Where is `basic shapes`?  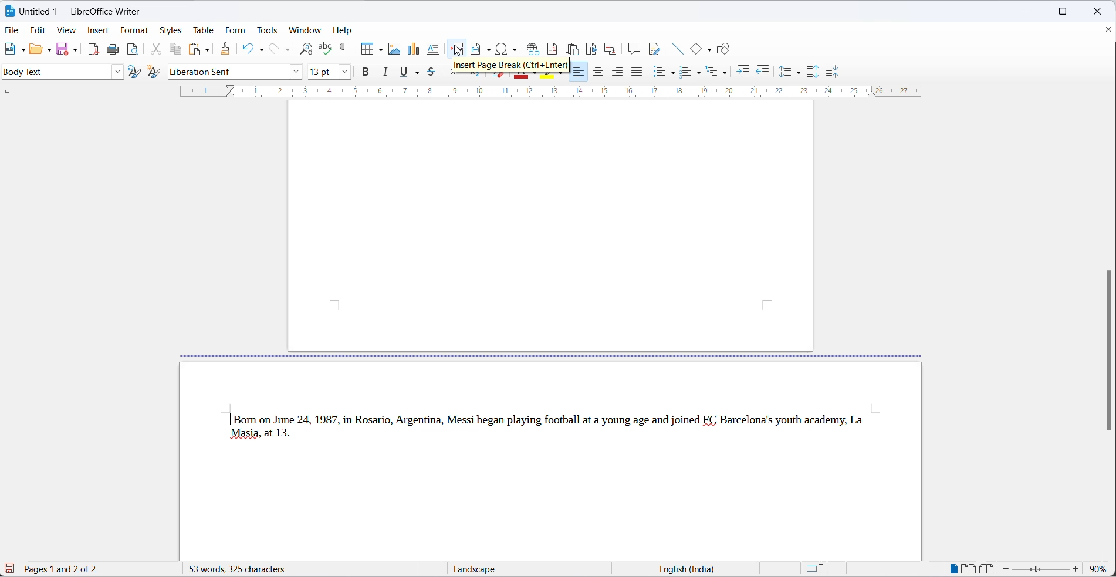
basic shapes is located at coordinates (698, 49).